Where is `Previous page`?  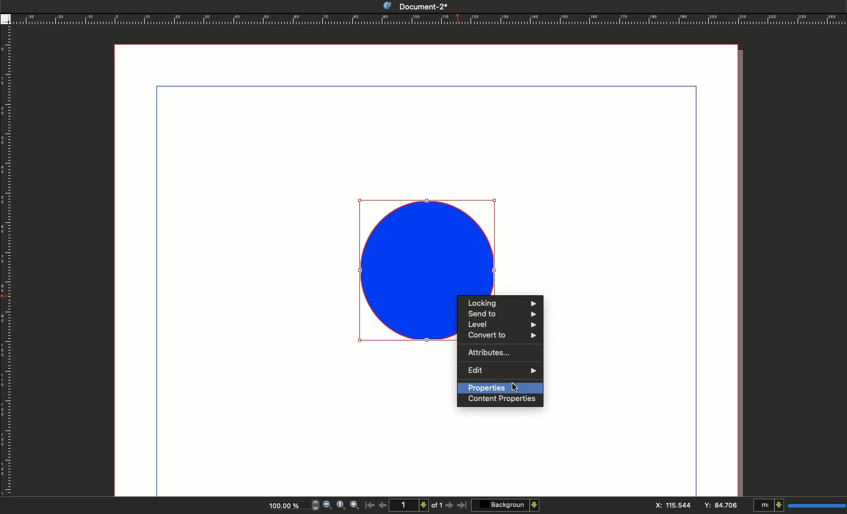 Previous page is located at coordinates (383, 505).